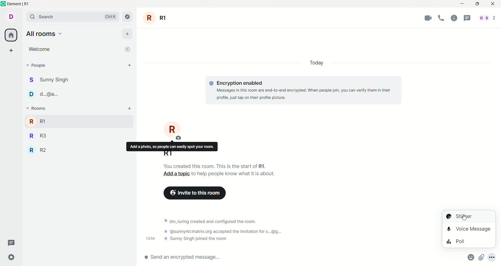  Describe the element at coordinates (477, 4) in the screenshot. I see `maximize` at that location.